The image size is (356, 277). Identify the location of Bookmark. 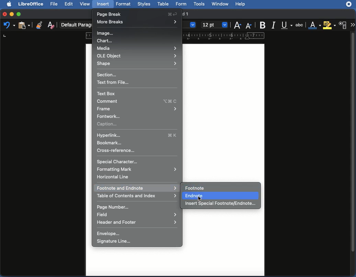
(111, 143).